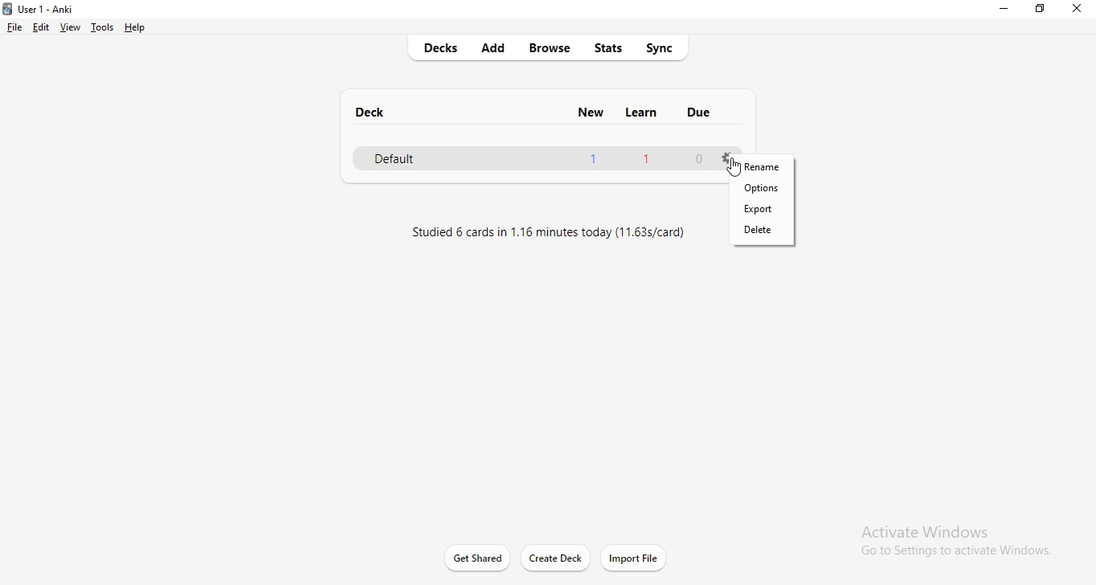 The image size is (1096, 585). What do you see at coordinates (534, 158) in the screenshot?
I see `default` at bounding box center [534, 158].